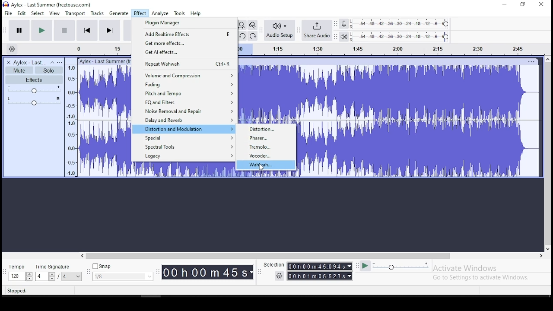  What do you see at coordinates (280, 30) in the screenshot?
I see `audio setup` at bounding box center [280, 30].